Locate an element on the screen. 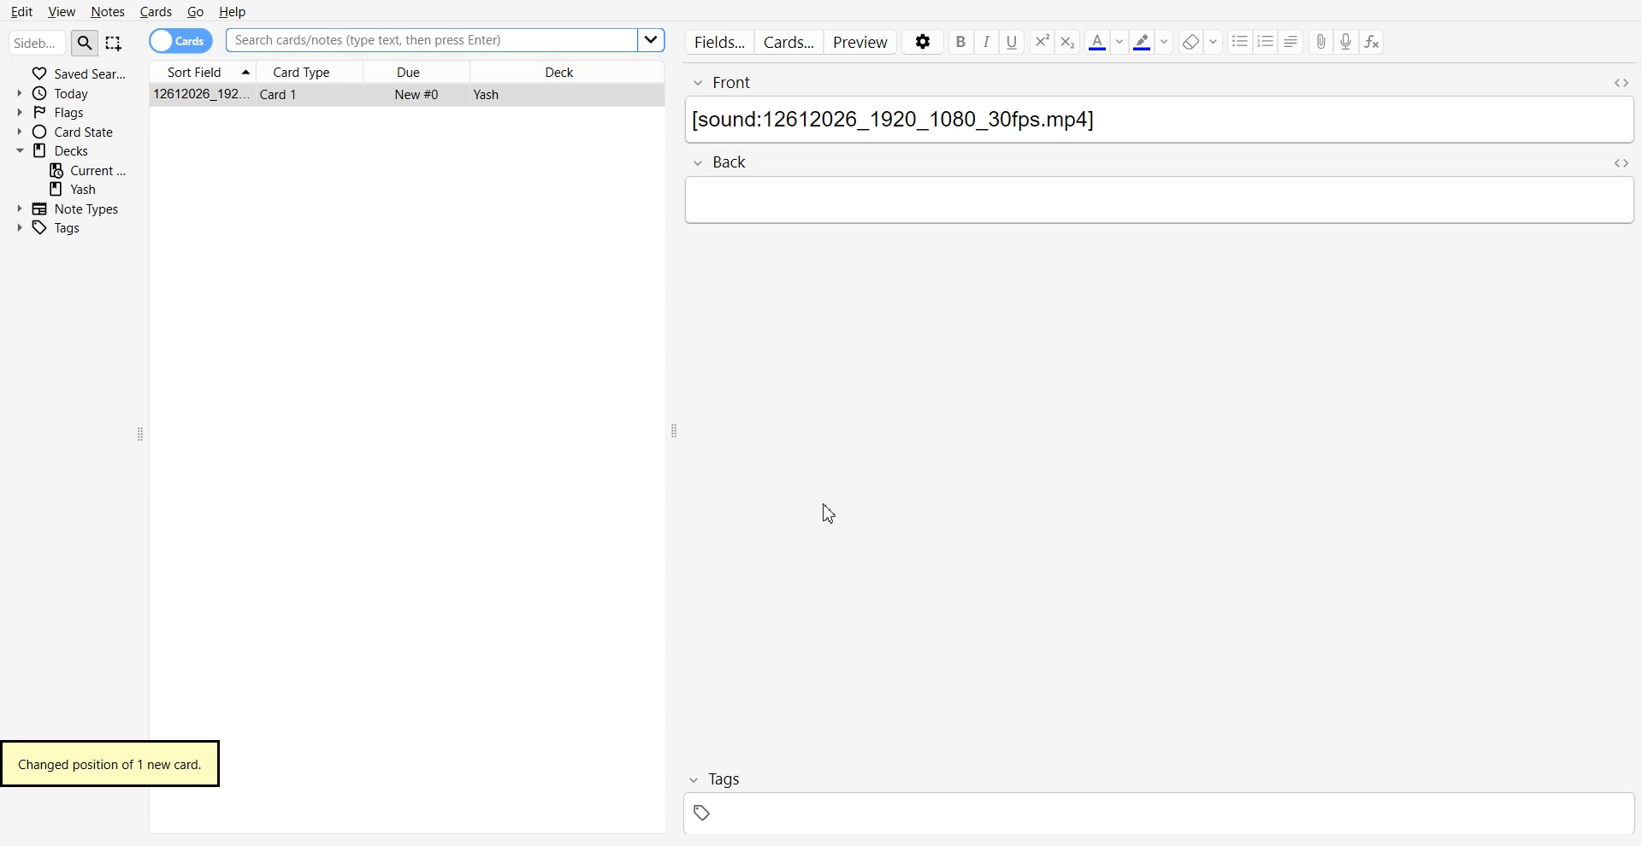  Yash is located at coordinates (485, 95).